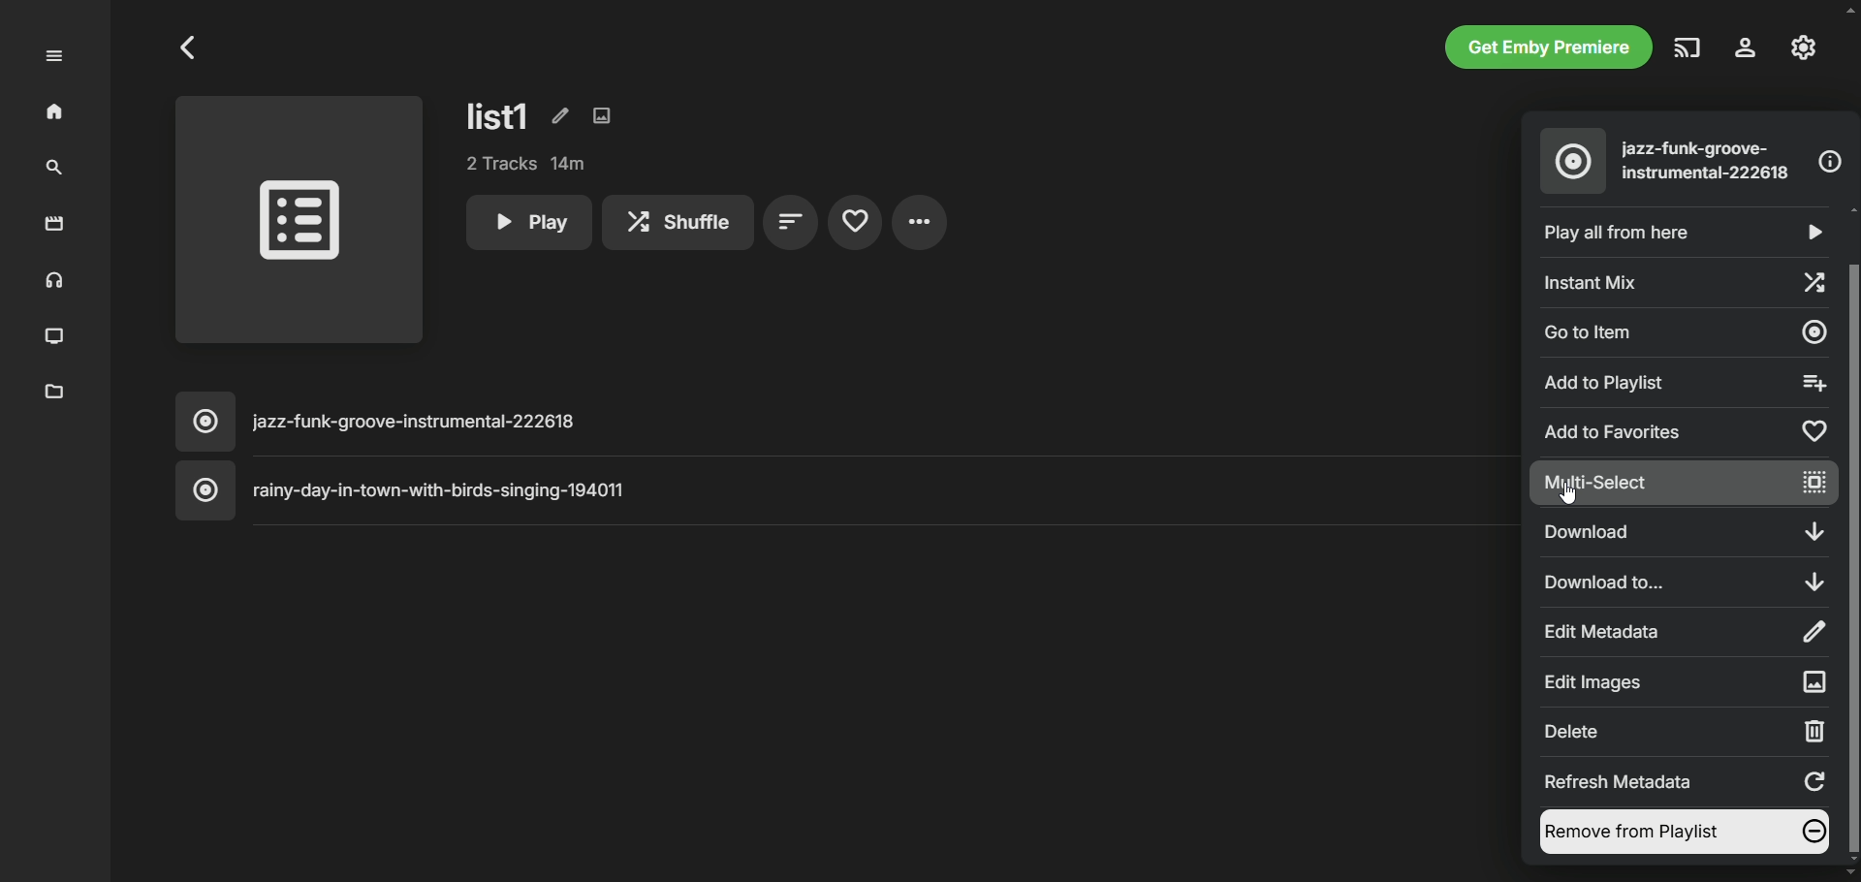 This screenshot has width=1861, height=882. Describe the element at coordinates (1851, 534) in the screenshot. I see `Vertical slide bar` at that location.